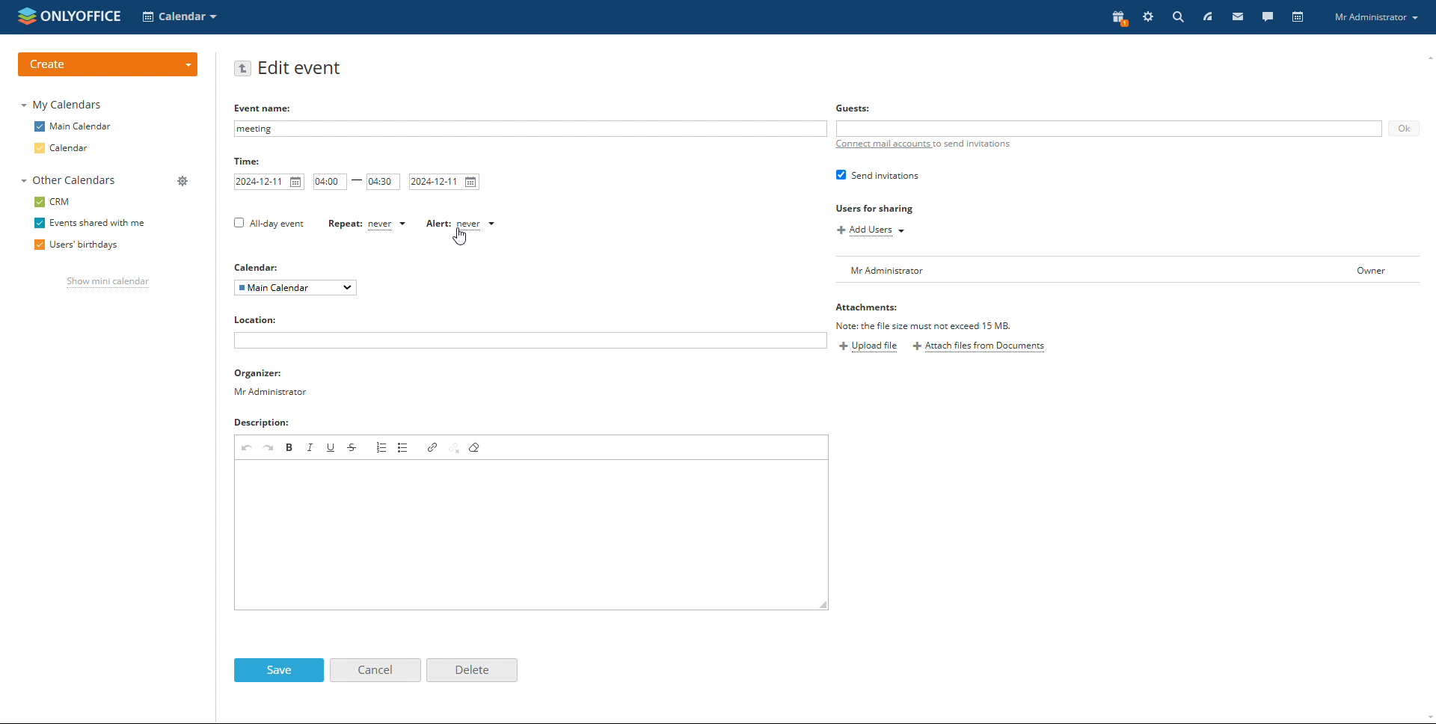 The height and width of the screenshot is (724, 1436). What do you see at coordinates (1403, 129) in the screenshot?
I see `ok` at bounding box center [1403, 129].